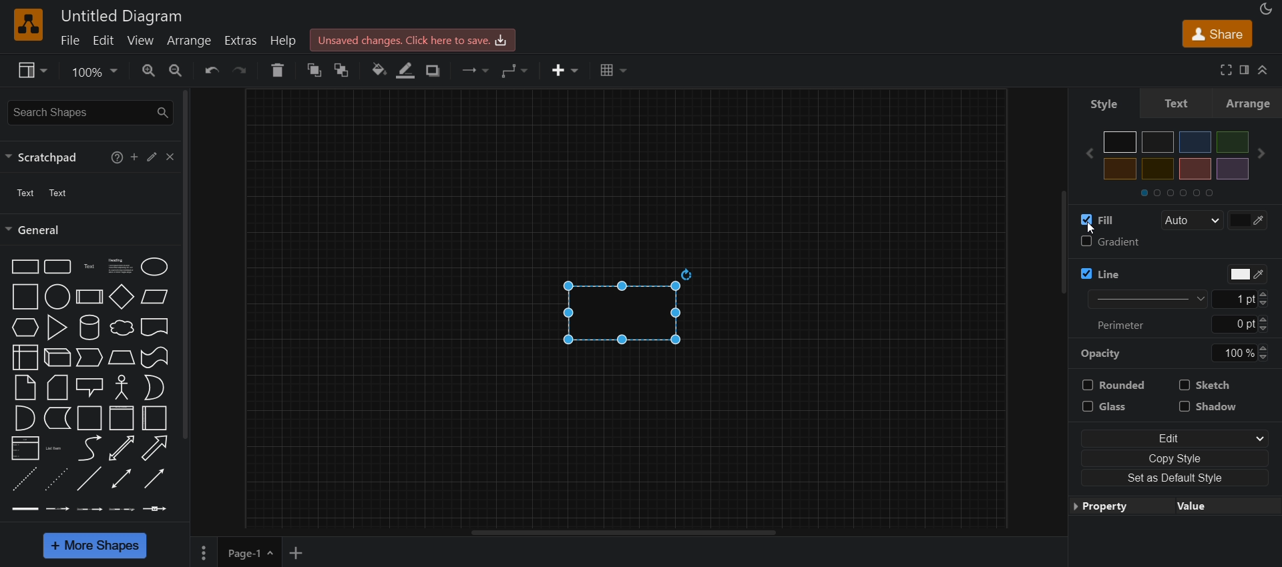  What do you see at coordinates (241, 42) in the screenshot?
I see `extras` at bounding box center [241, 42].